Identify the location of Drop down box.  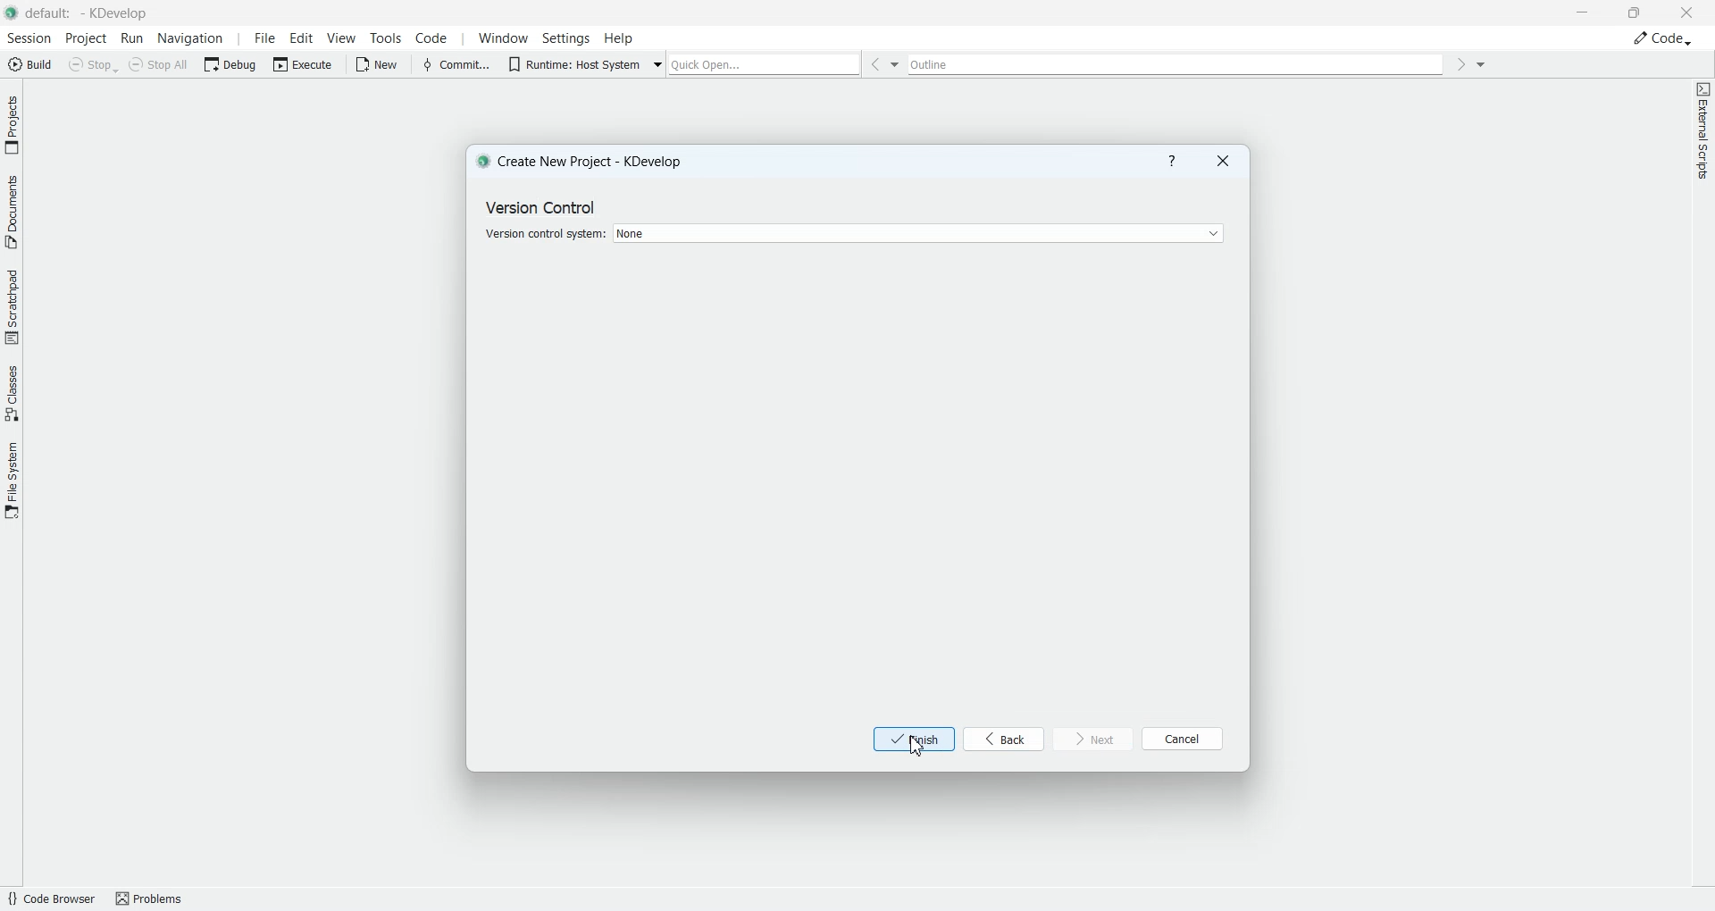
(659, 63).